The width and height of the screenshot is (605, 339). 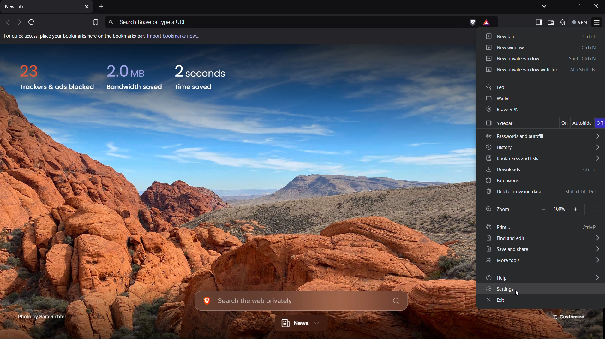 What do you see at coordinates (541, 302) in the screenshot?
I see `Exit` at bounding box center [541, 302].